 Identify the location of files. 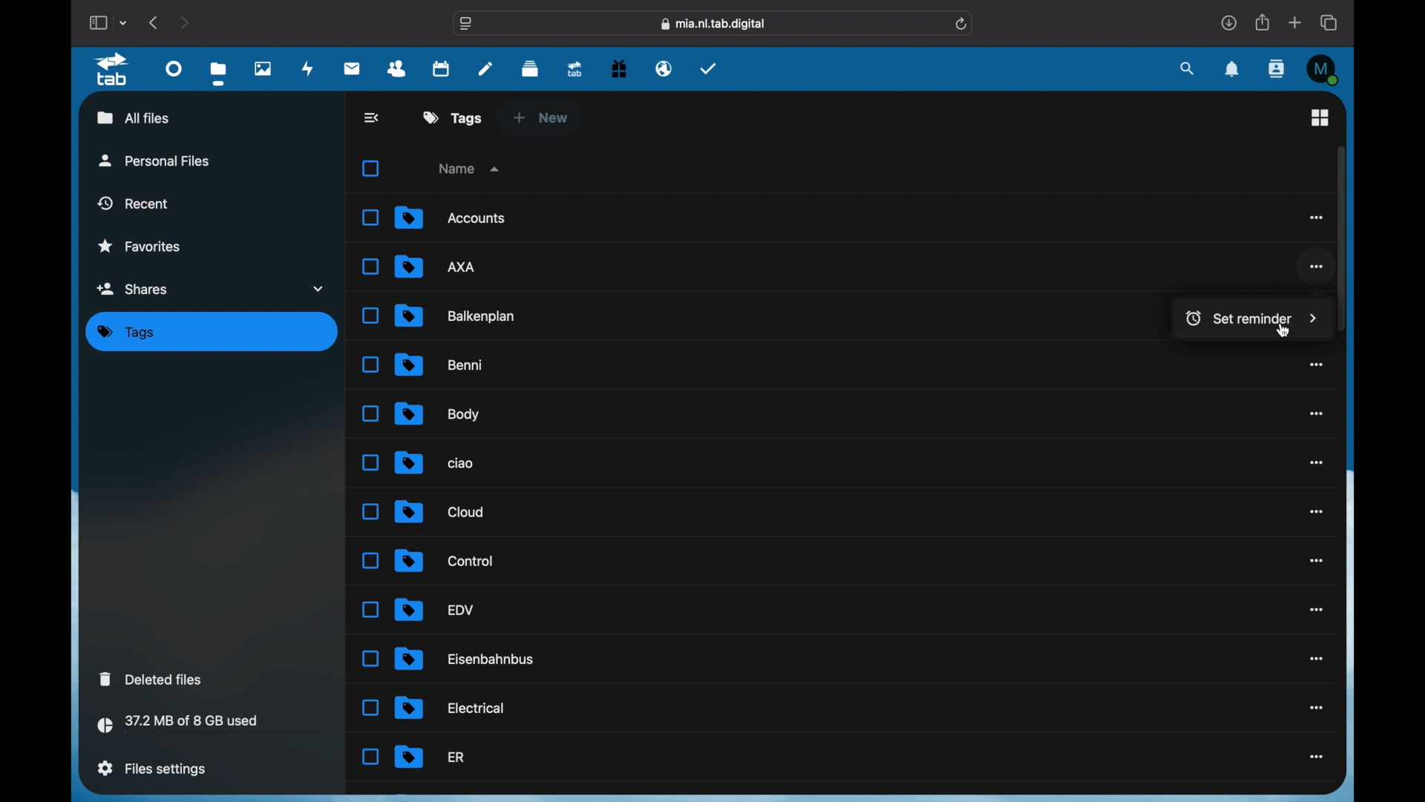
(221, 74).